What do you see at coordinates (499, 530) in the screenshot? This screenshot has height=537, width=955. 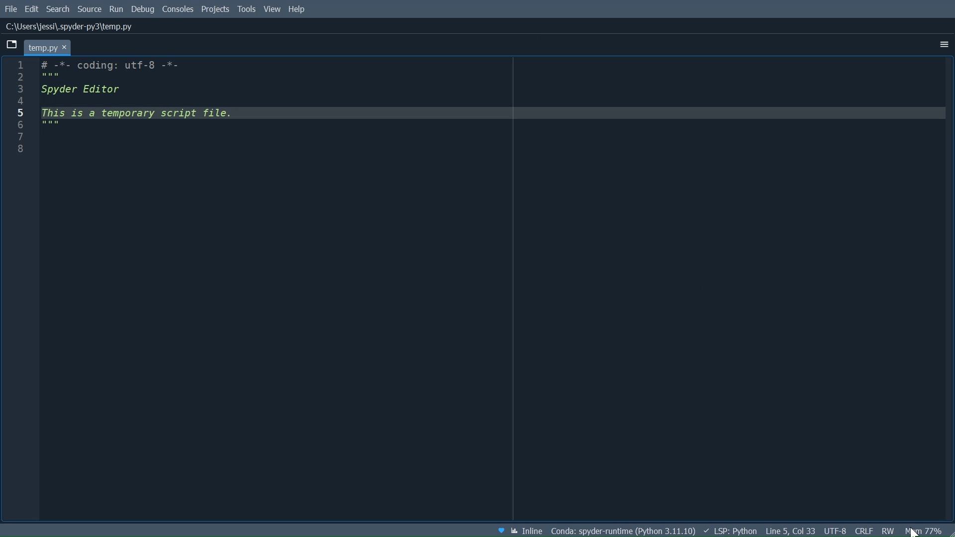 I see `Help Spyder ` at bounding box center [499, 530].